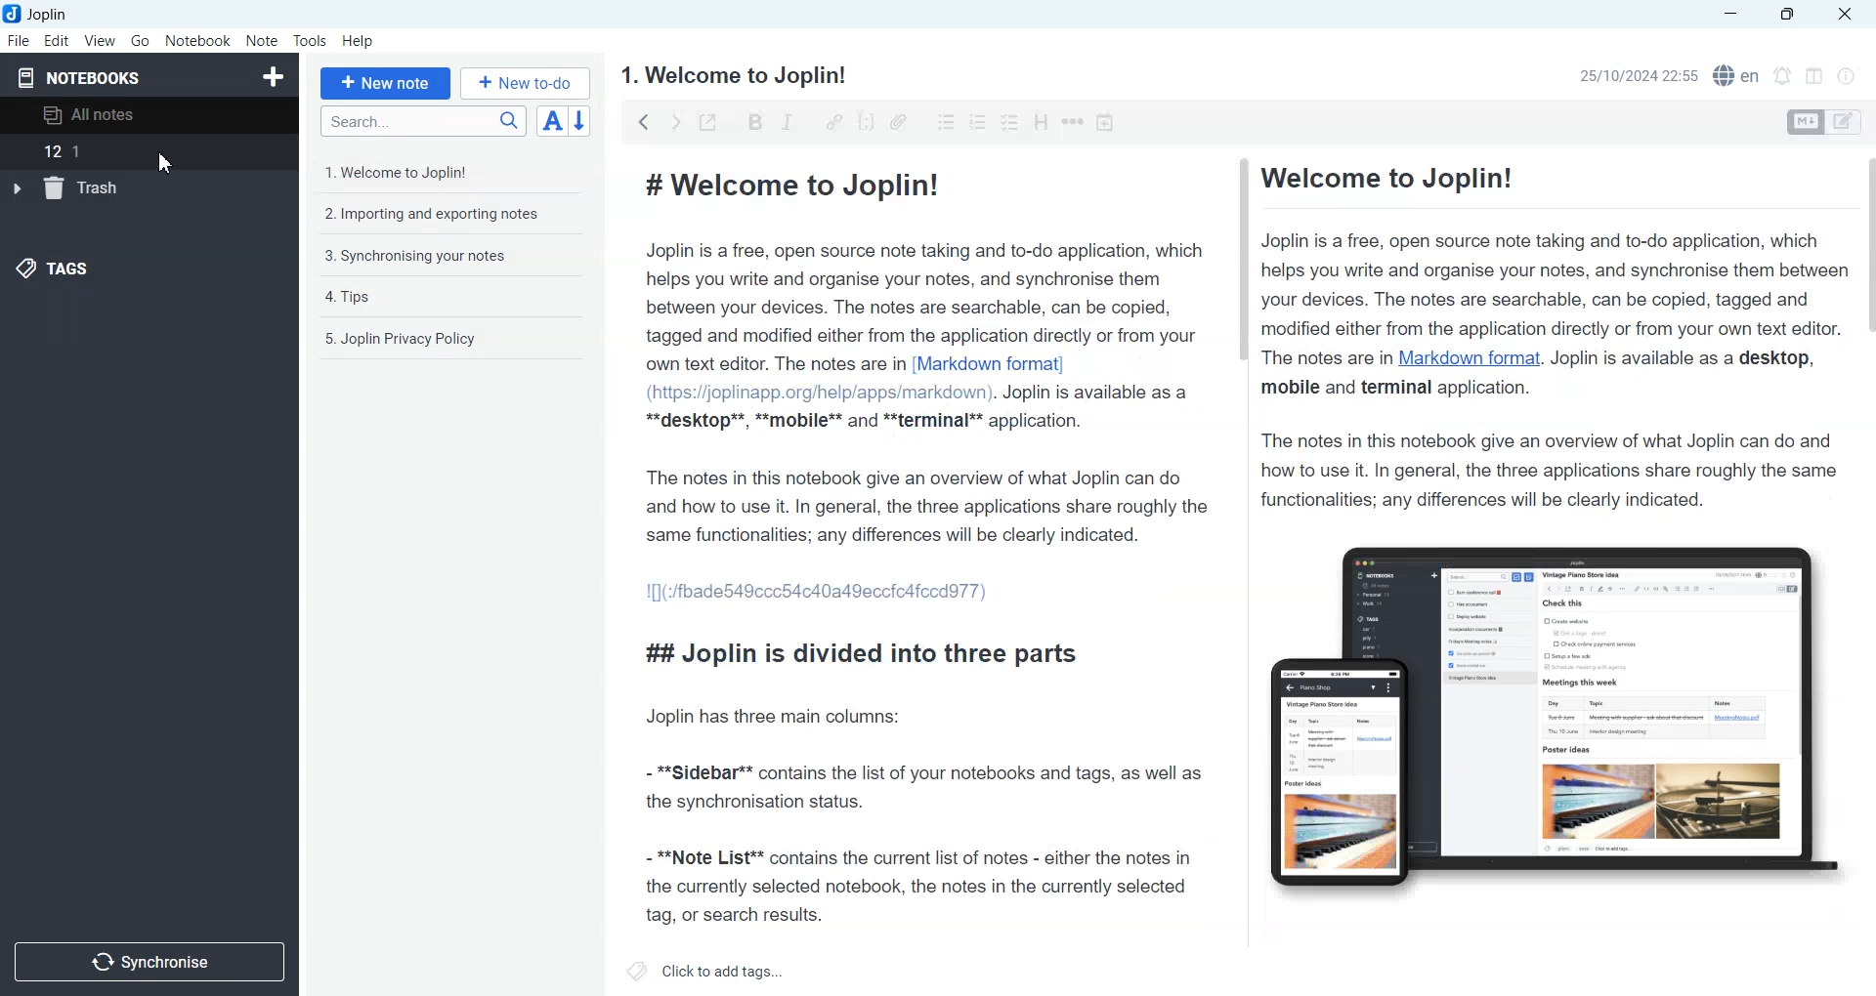 The image size is (1876, 996). I want to click on Horizontal rule, so click(1069, 120).